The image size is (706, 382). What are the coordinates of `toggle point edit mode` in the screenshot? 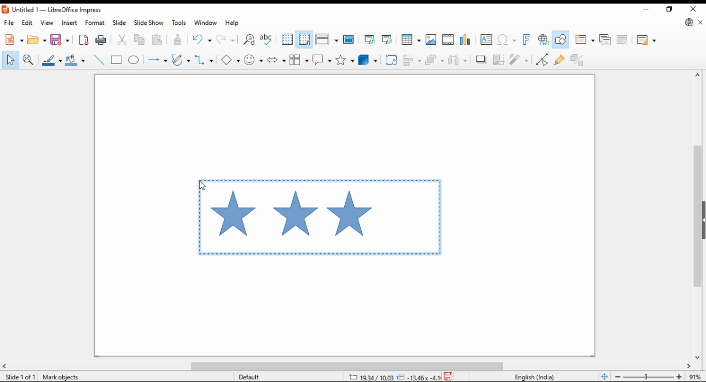 It's located at (542, 59).